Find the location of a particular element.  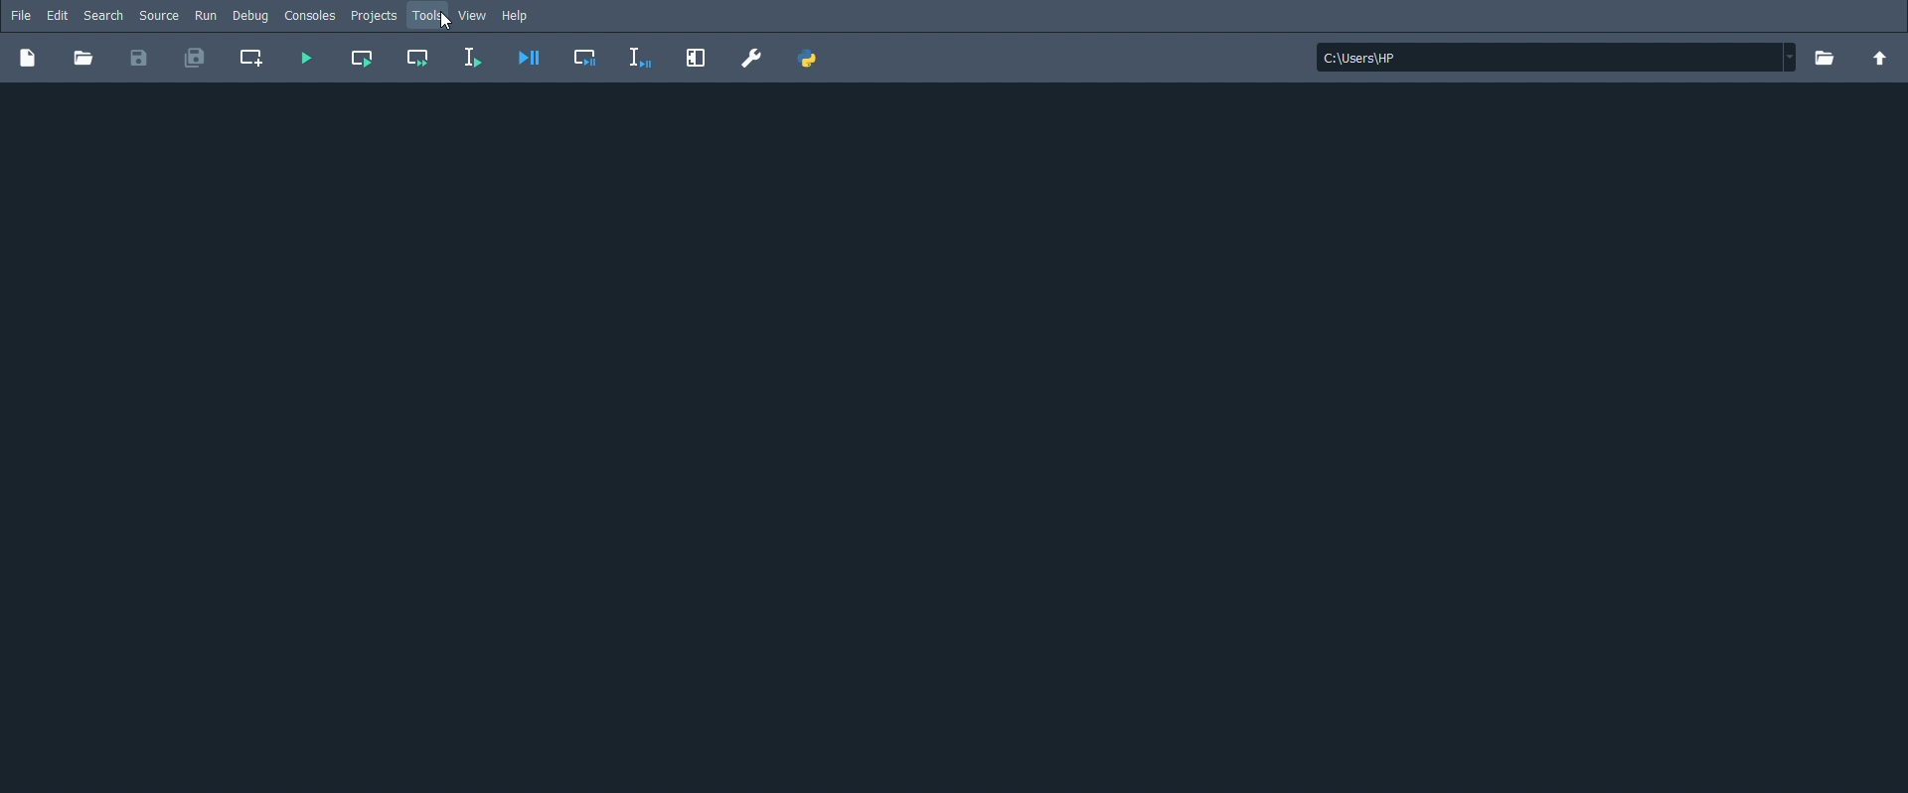

View is located at coordinates (472, 17).